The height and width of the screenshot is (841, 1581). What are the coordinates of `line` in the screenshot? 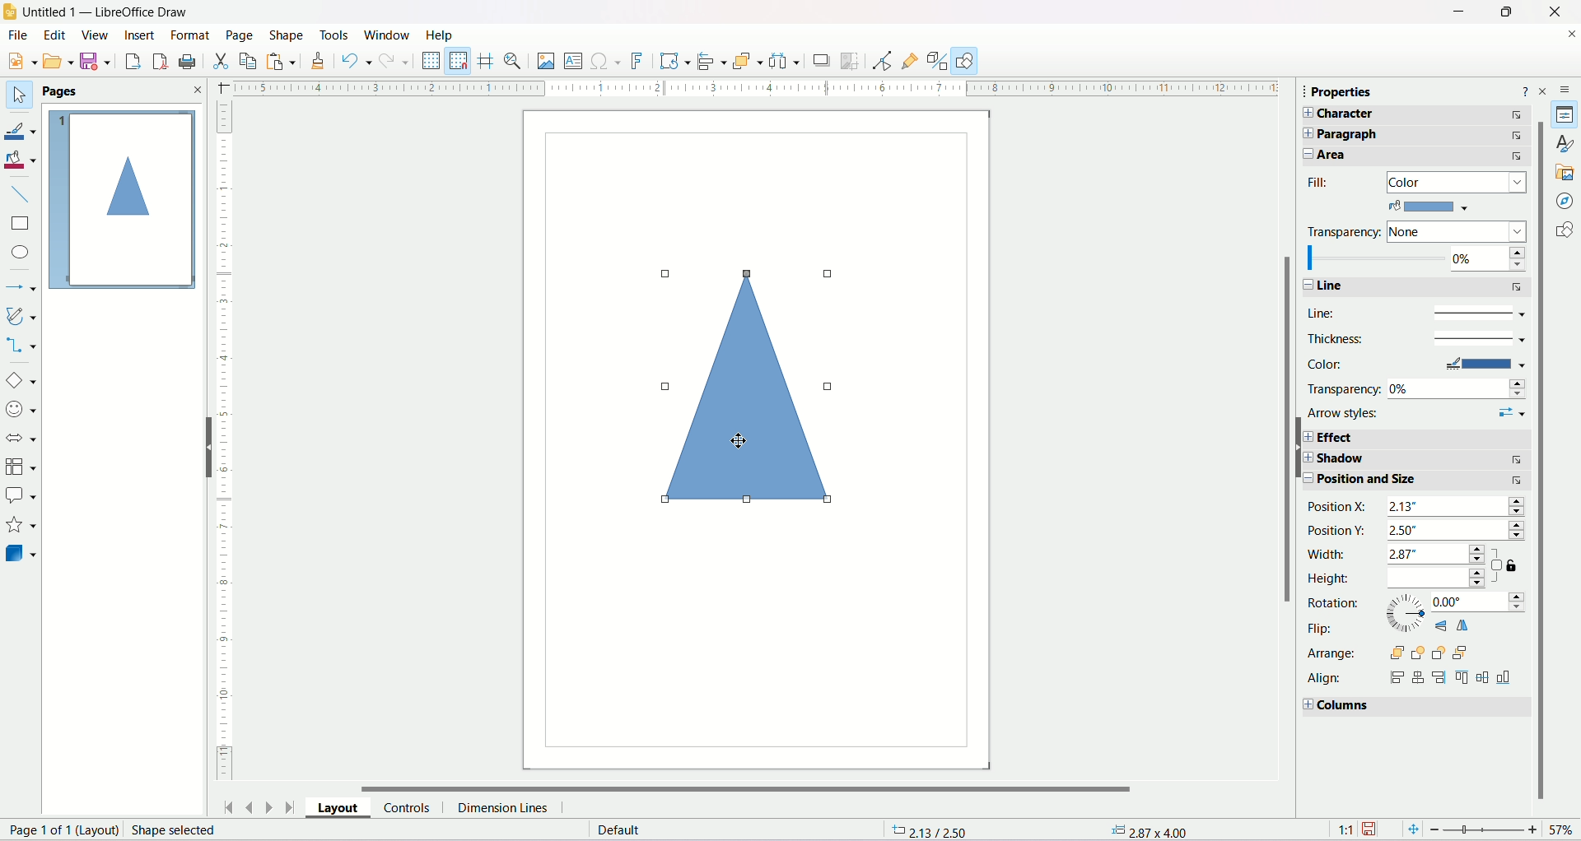 It's located at (1415, 309).